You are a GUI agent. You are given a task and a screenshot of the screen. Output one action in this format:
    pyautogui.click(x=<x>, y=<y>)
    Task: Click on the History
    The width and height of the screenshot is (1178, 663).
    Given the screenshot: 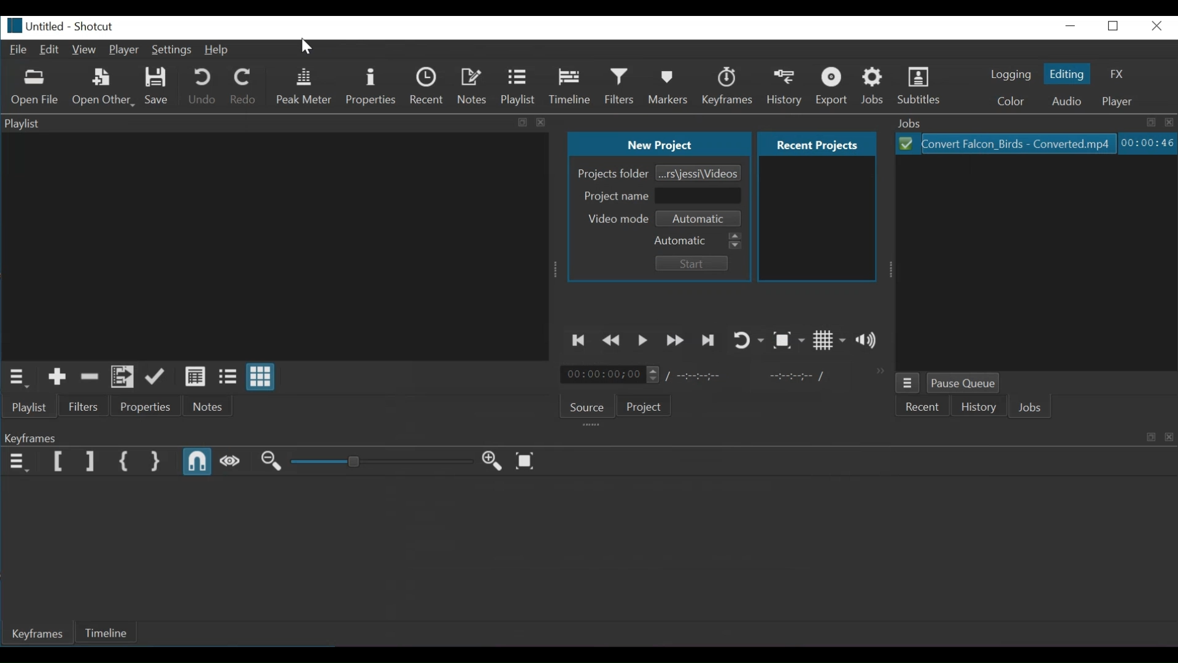 What is the action you would take?
    pyautogui.click(x=786, y=87)
    